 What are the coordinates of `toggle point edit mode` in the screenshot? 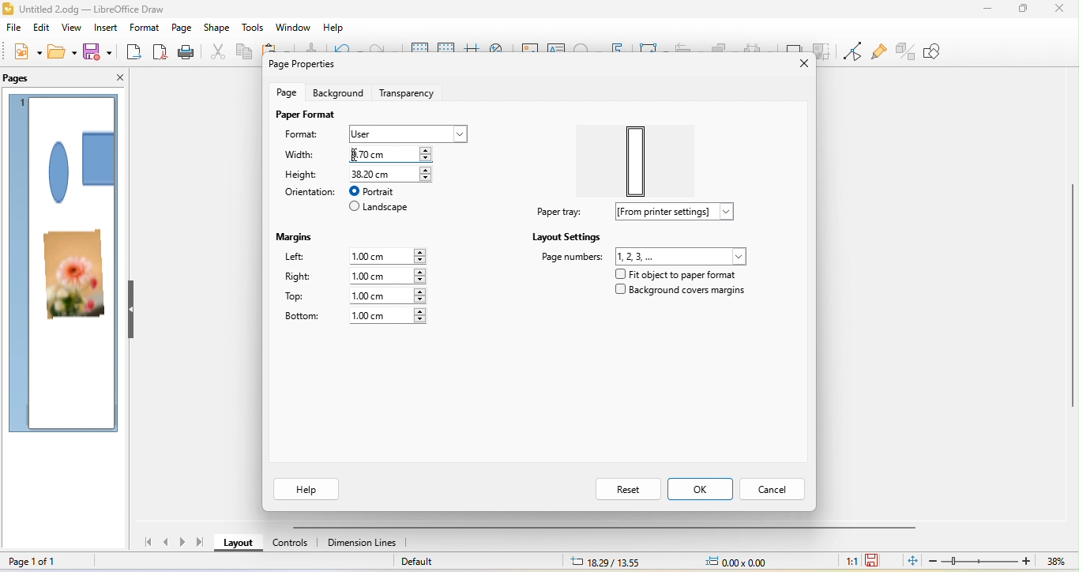 It's located at (853, 50).